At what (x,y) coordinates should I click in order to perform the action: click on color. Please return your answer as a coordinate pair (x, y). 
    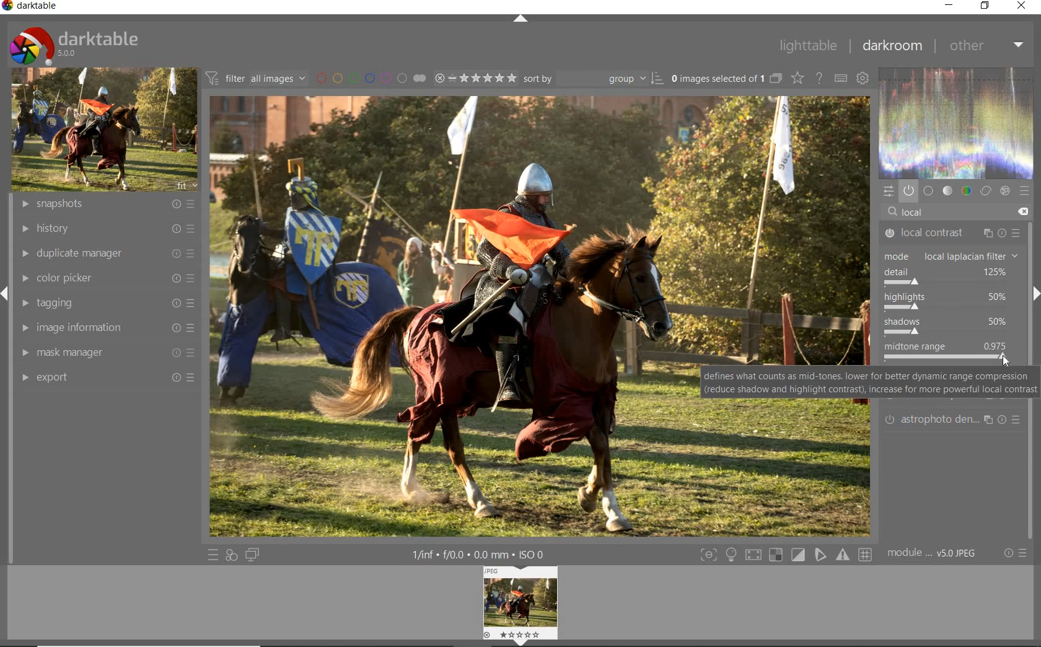
    Looking at the image, I should click on (967, 190).